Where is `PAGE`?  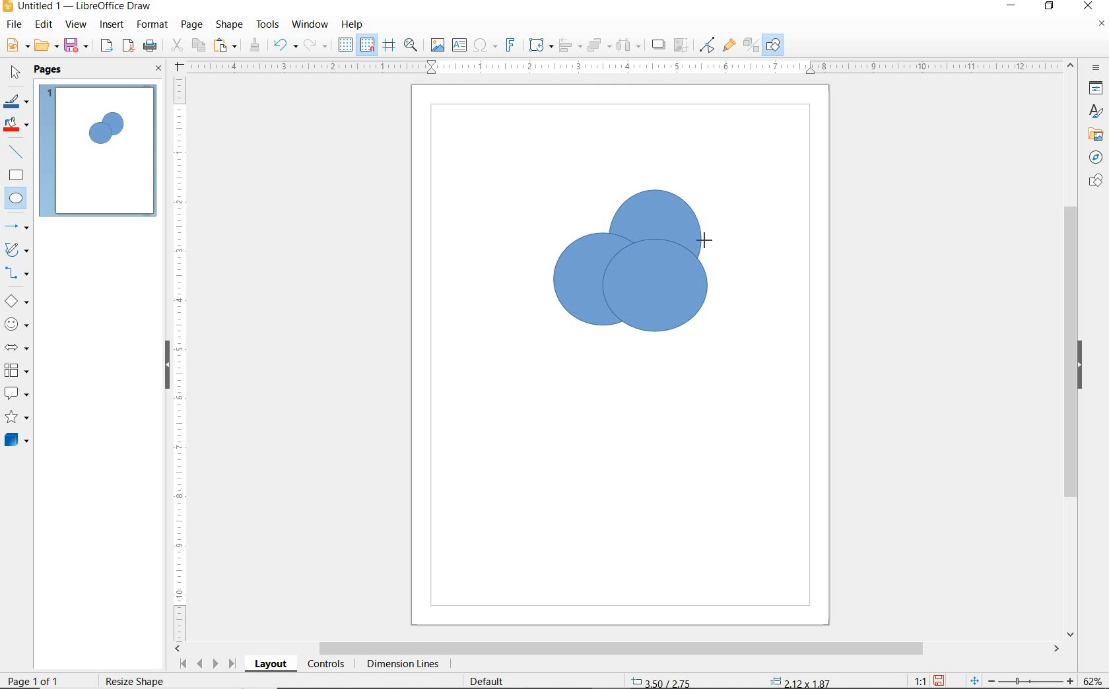 PAGE is located at coordinates (191, 24).